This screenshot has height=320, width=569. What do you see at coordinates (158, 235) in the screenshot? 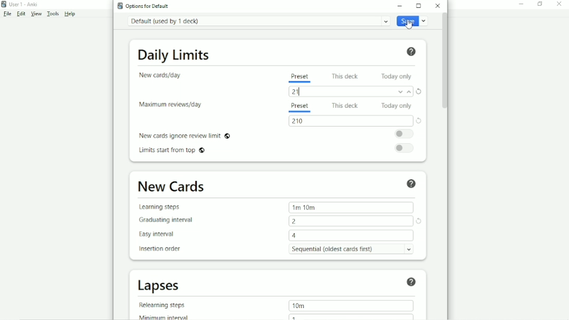
I see `Easy interval` at bounding box center [158, 235].